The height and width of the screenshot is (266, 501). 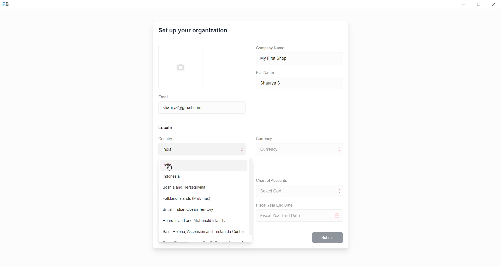 What do you see at coordinates (197, 176) in the screenshot?
I see `Indonesia` at bounding box center [197, 176].